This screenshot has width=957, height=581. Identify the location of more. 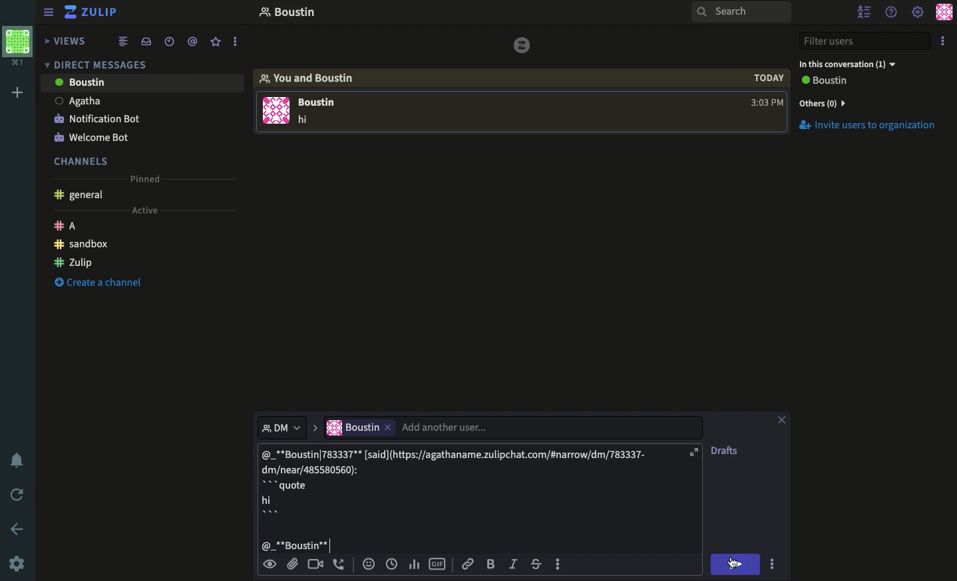
(236, 43).